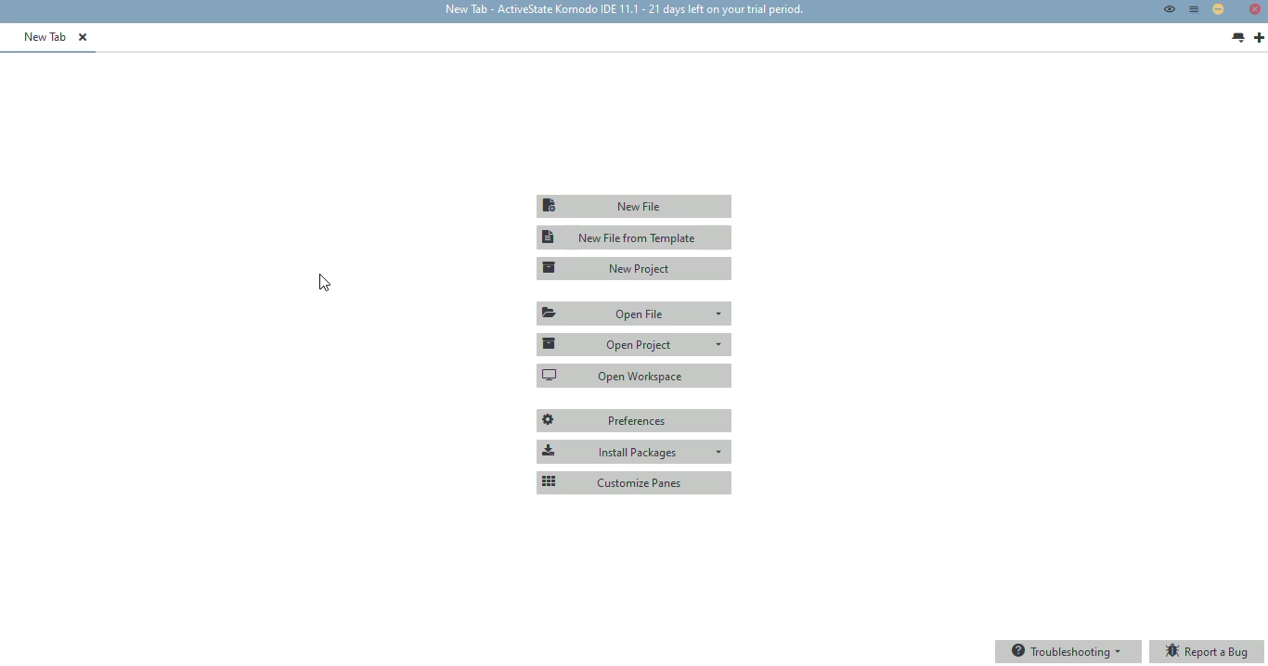 The height and width of the screenshot is (666, 1268). I want to click on report a bug, so click(1208, 652).